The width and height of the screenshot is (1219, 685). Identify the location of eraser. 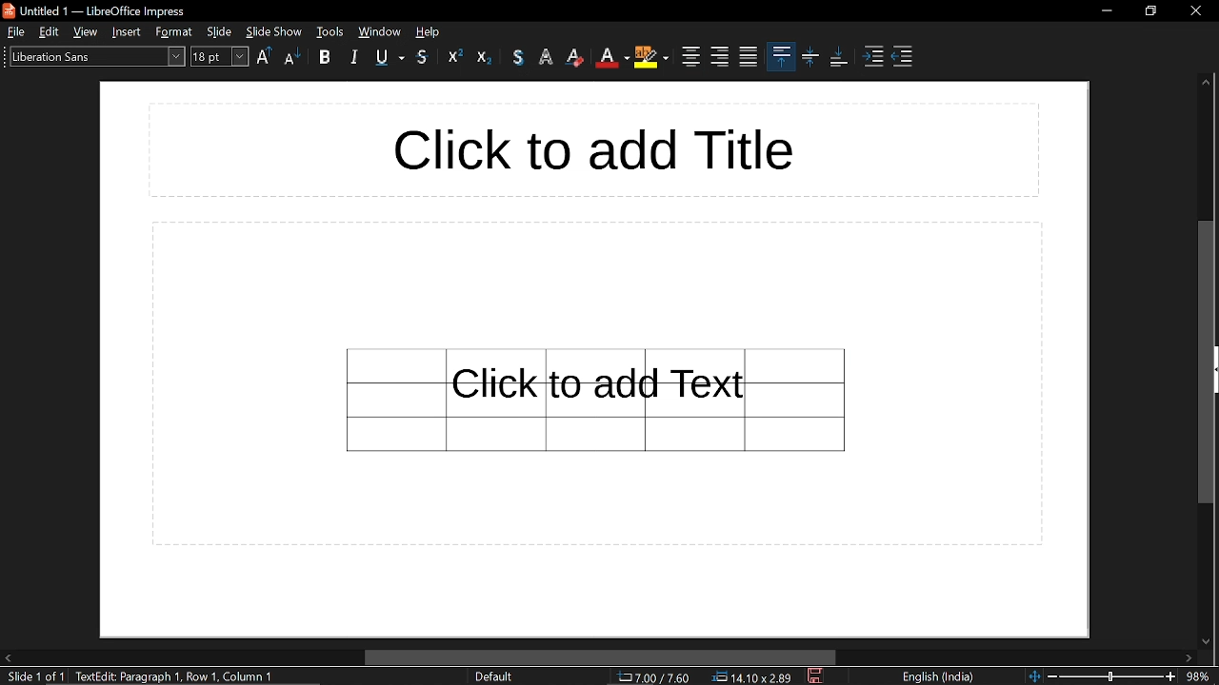
(577, 57).